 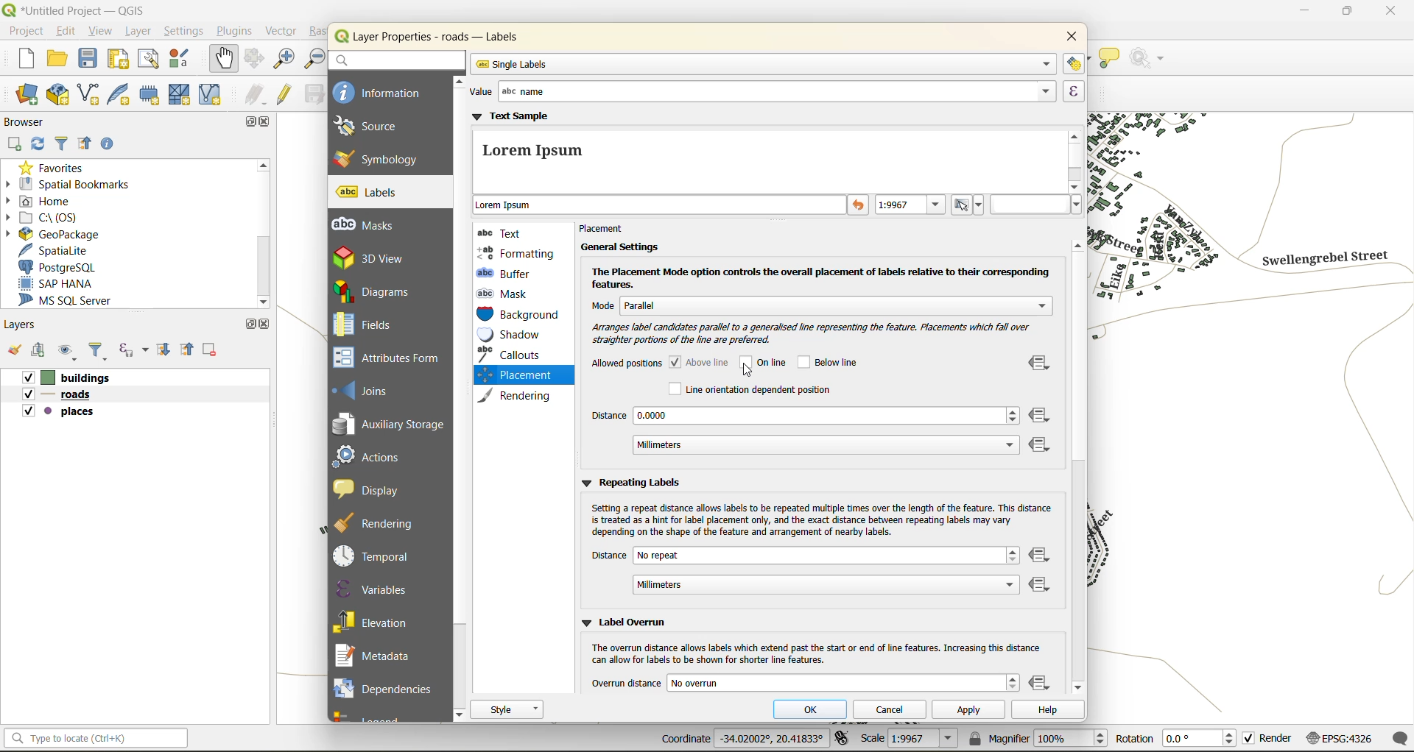 I want to click on w Label Overrun
‘The overrun distance allows labels which extend past the start or end of line features. Increasing this distance.
can allow for labels to be shown for shorter line features., so click(x=809, y=639).